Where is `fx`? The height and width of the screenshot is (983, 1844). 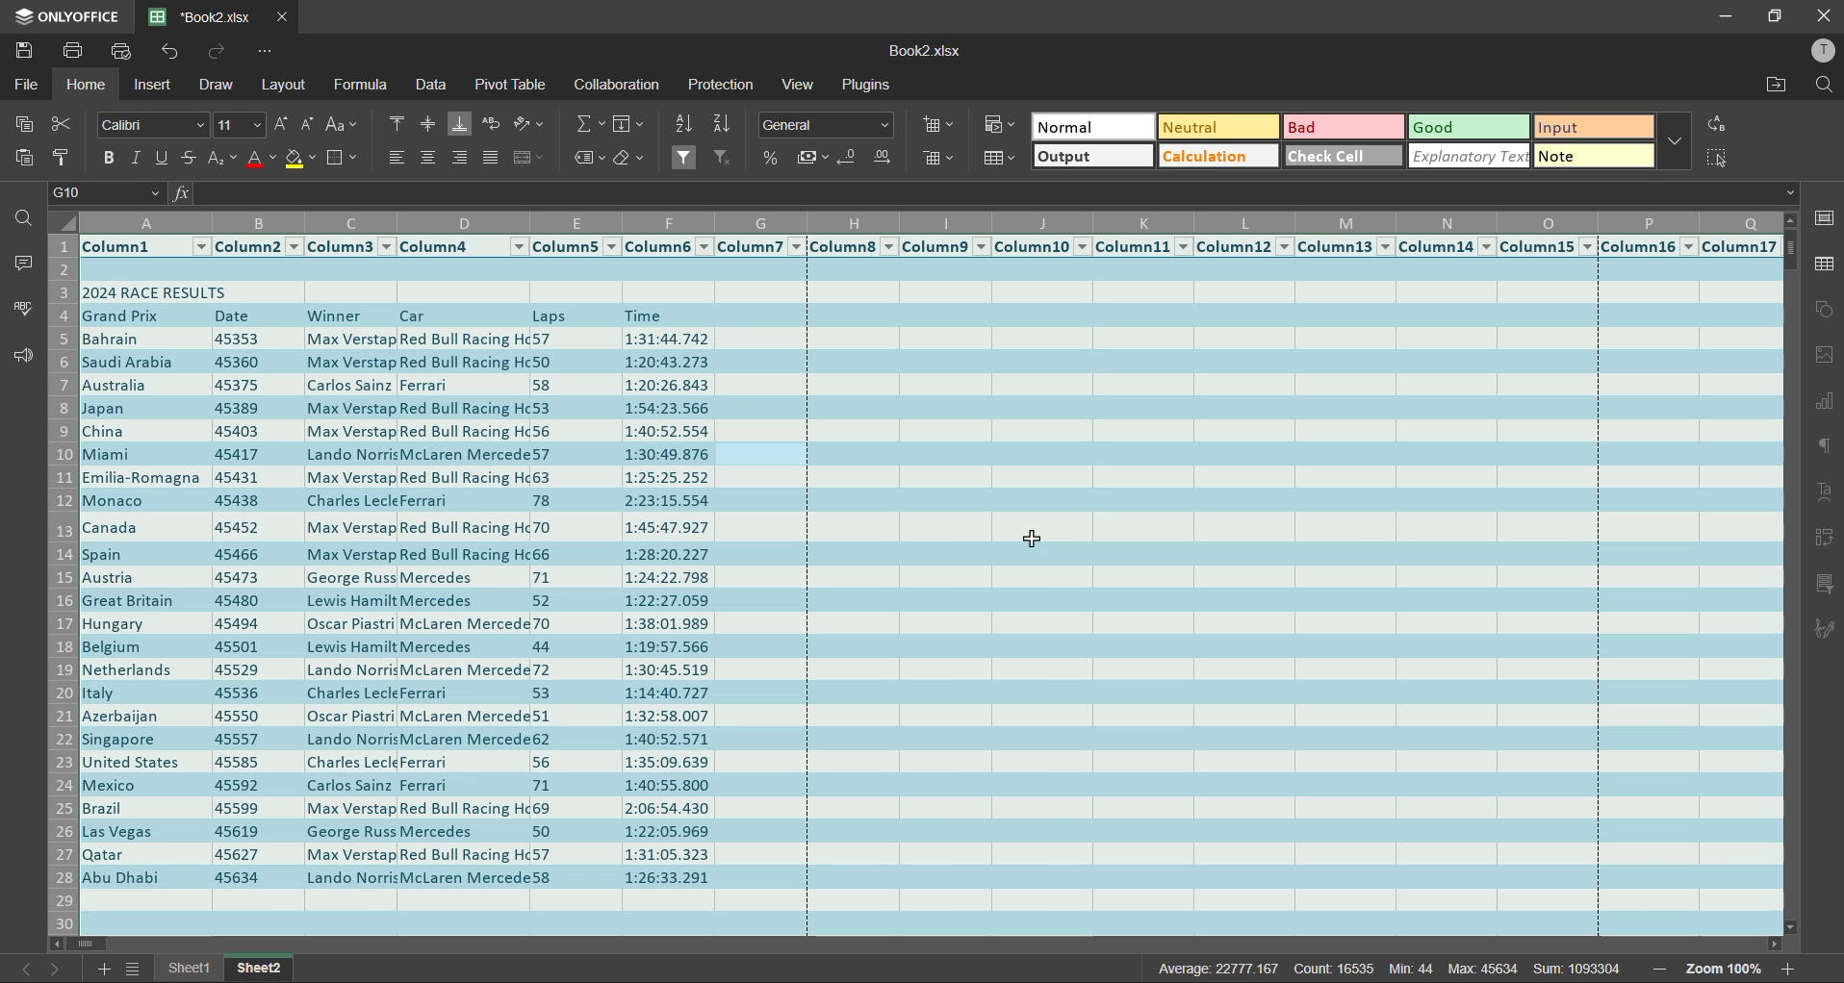 fx is located at coordinates (179, 194).